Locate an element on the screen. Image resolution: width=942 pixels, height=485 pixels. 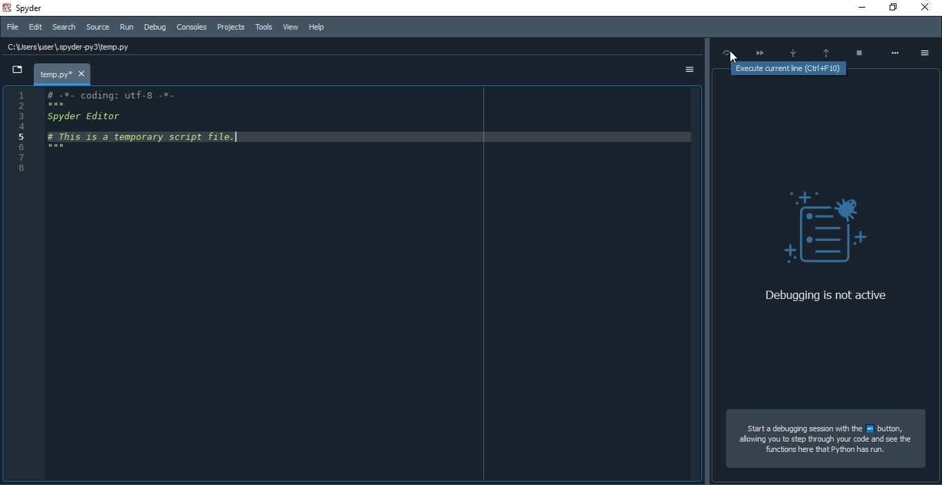
close is located at coordinates (928, 8).